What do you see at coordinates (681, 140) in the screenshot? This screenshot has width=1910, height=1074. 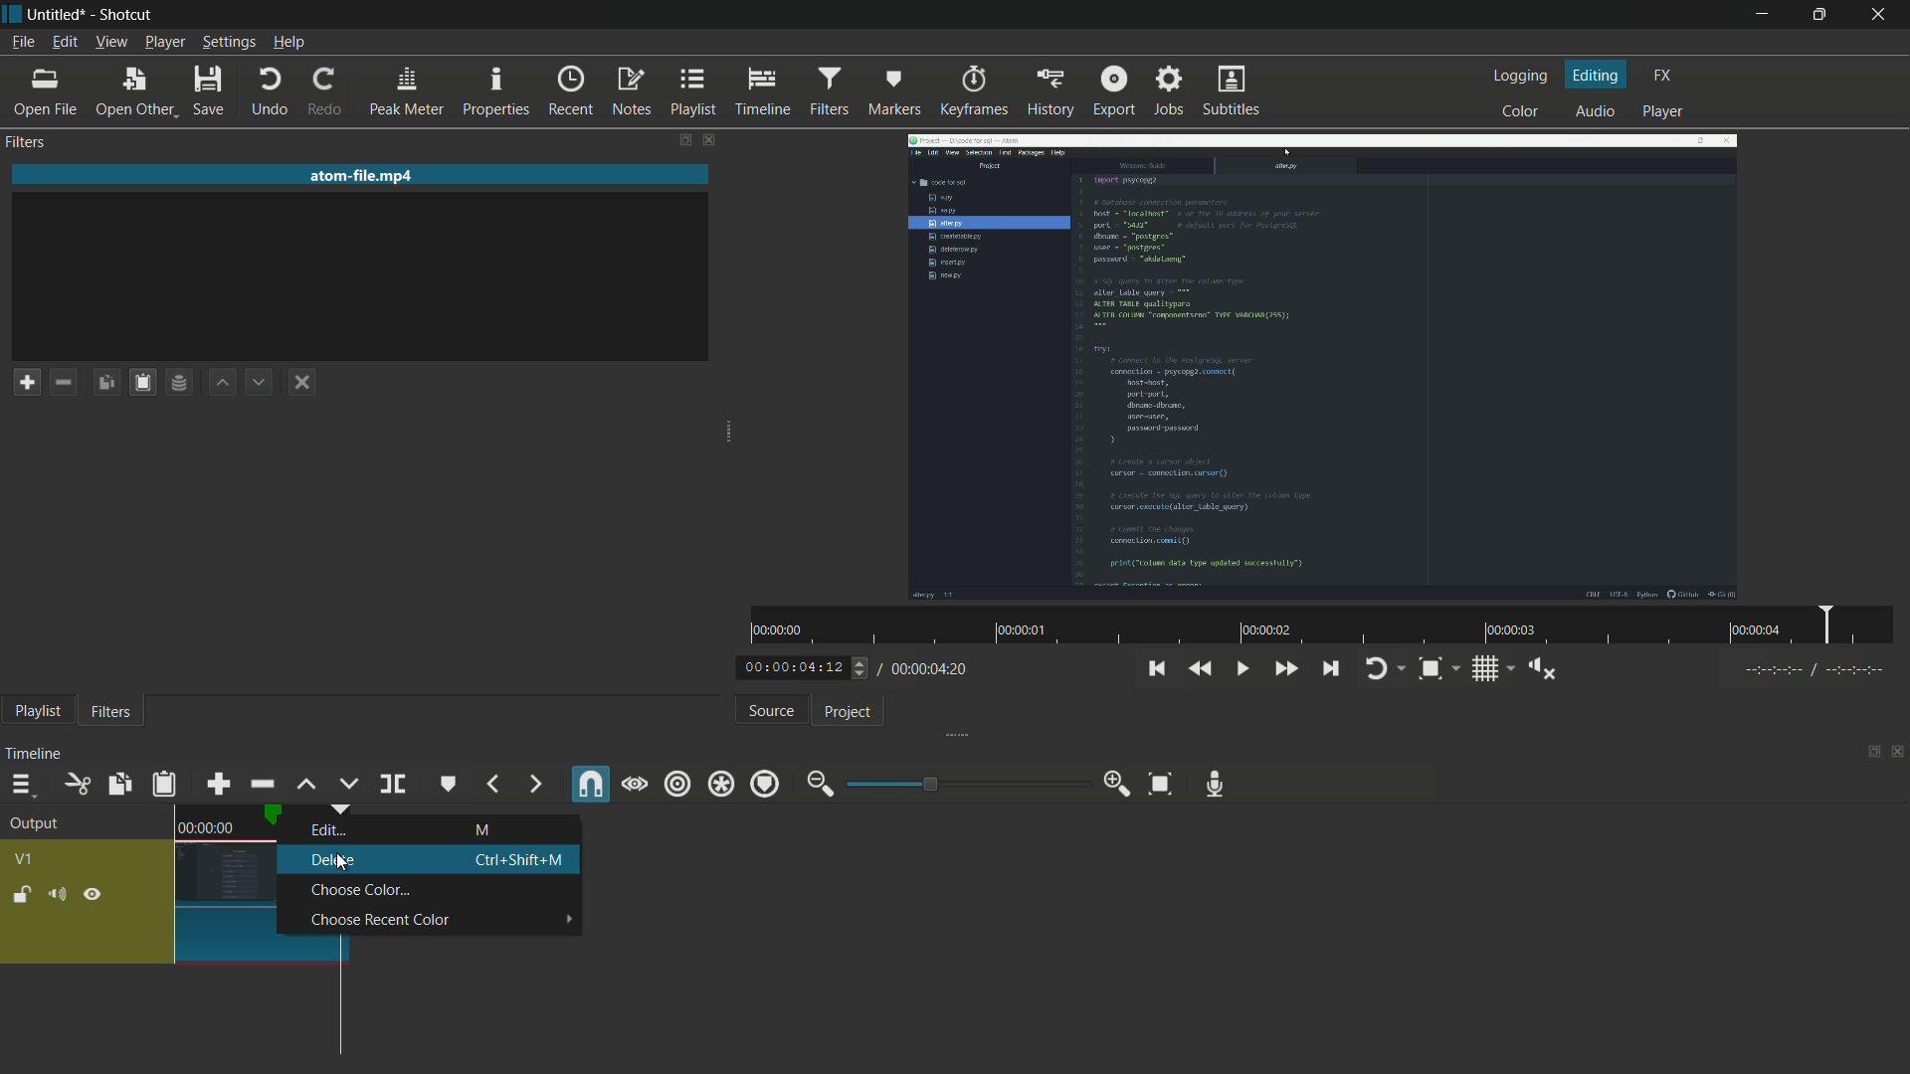 I see `change layout` at bounding box center [681, 140].